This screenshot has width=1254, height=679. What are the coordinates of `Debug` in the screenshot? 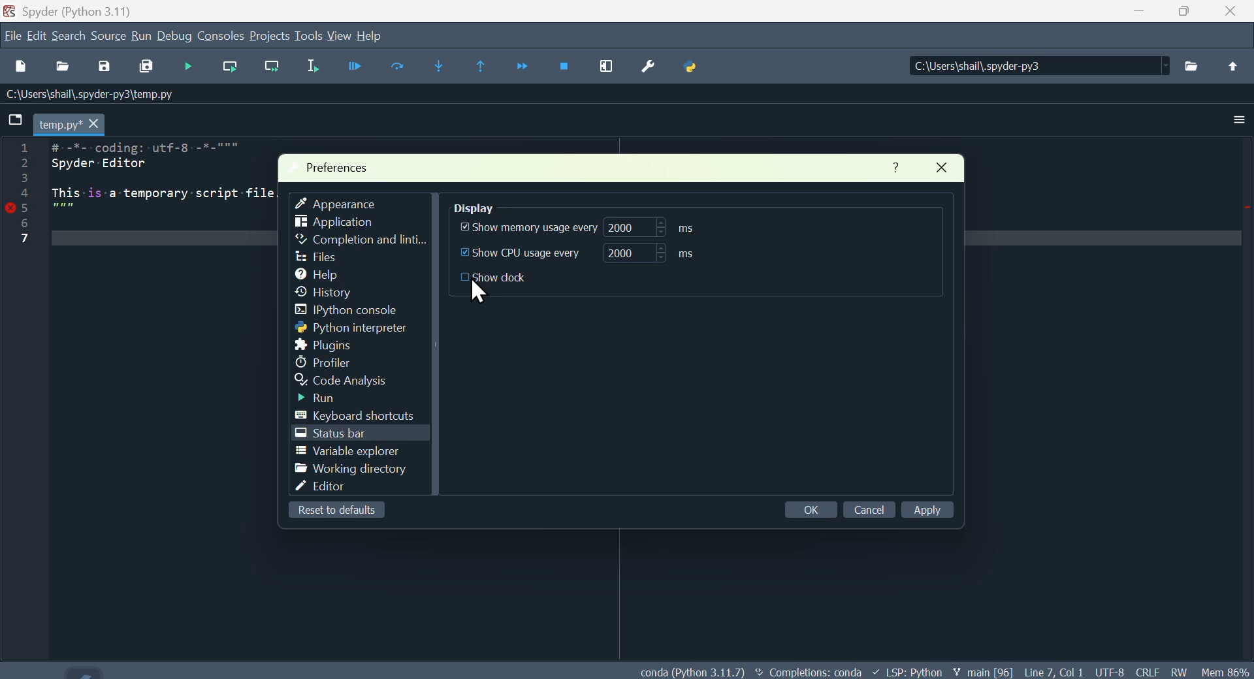 It's located at (176, 37).